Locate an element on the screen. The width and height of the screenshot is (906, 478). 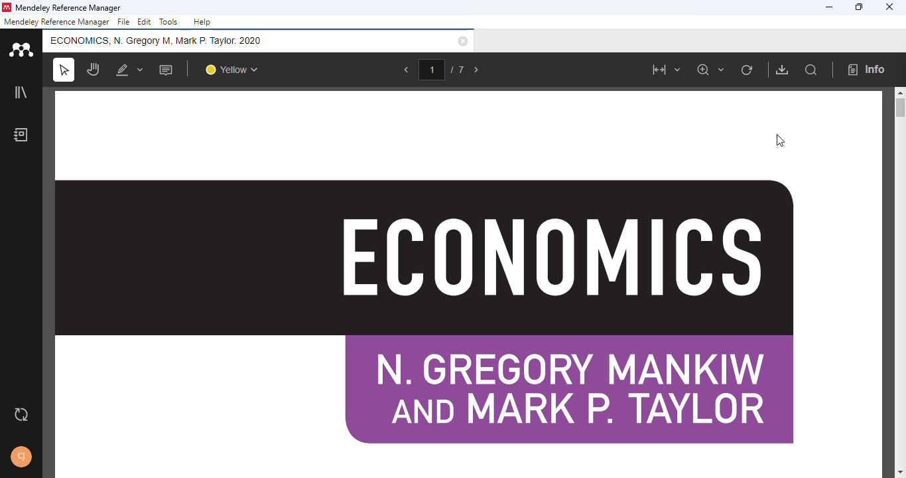
library is located at coordinates (20, 92).